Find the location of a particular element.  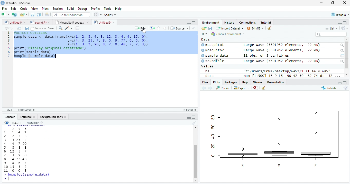

Large wave (5501952 elements, 22 MB) is located at coordinates (282, 45).